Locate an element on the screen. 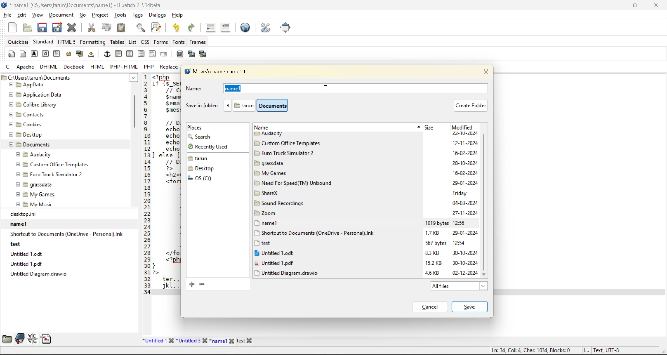 This screenshot has height=355, width=667. full screen is located at coordinates (287, 28).